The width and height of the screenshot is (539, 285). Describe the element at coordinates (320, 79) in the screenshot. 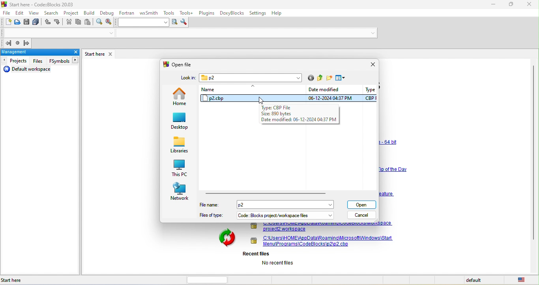

I see `up one level` at that location.